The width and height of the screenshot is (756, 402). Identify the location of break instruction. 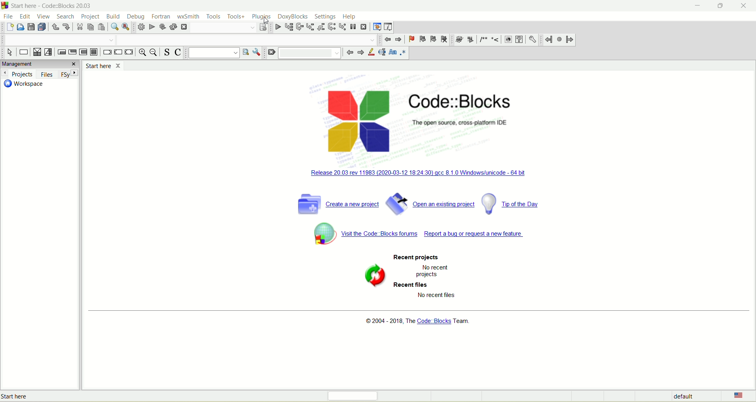
(106, 52).